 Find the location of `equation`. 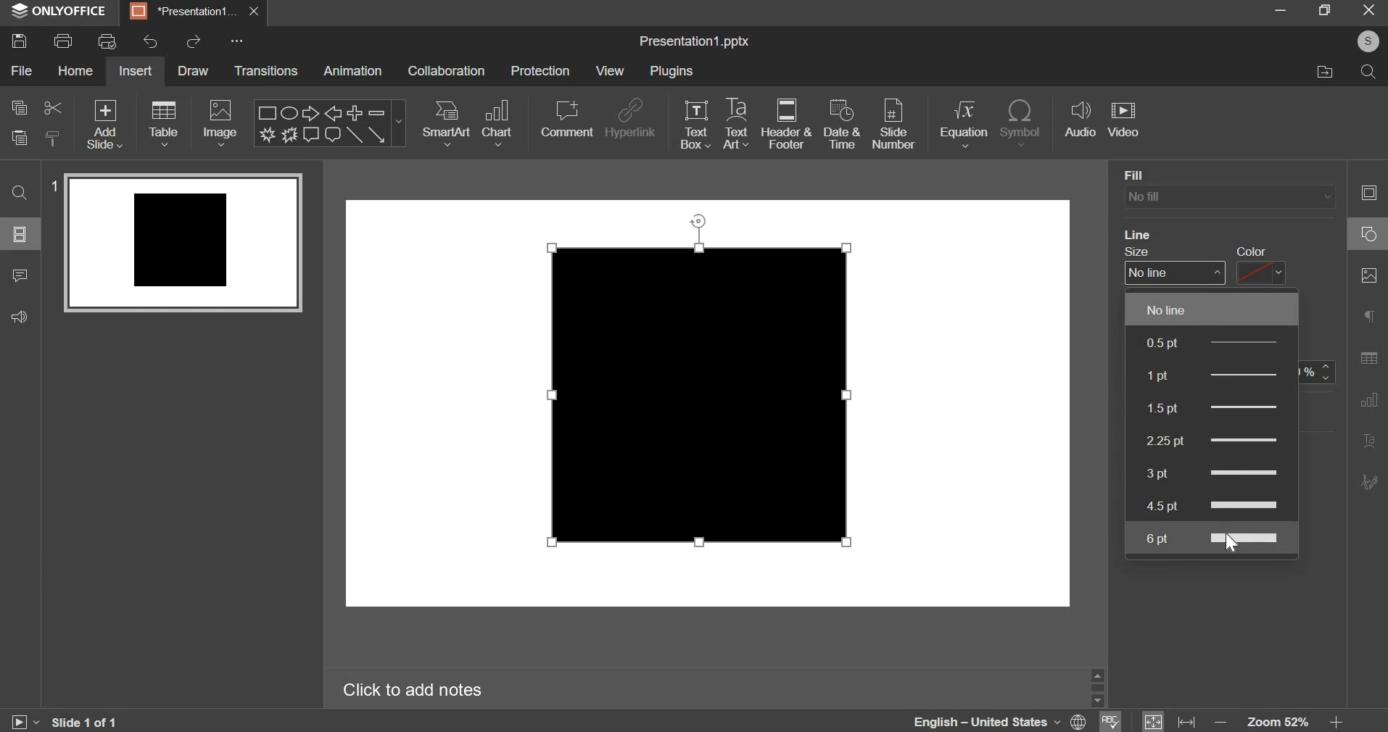

equation is located at coordinates (964, 124).